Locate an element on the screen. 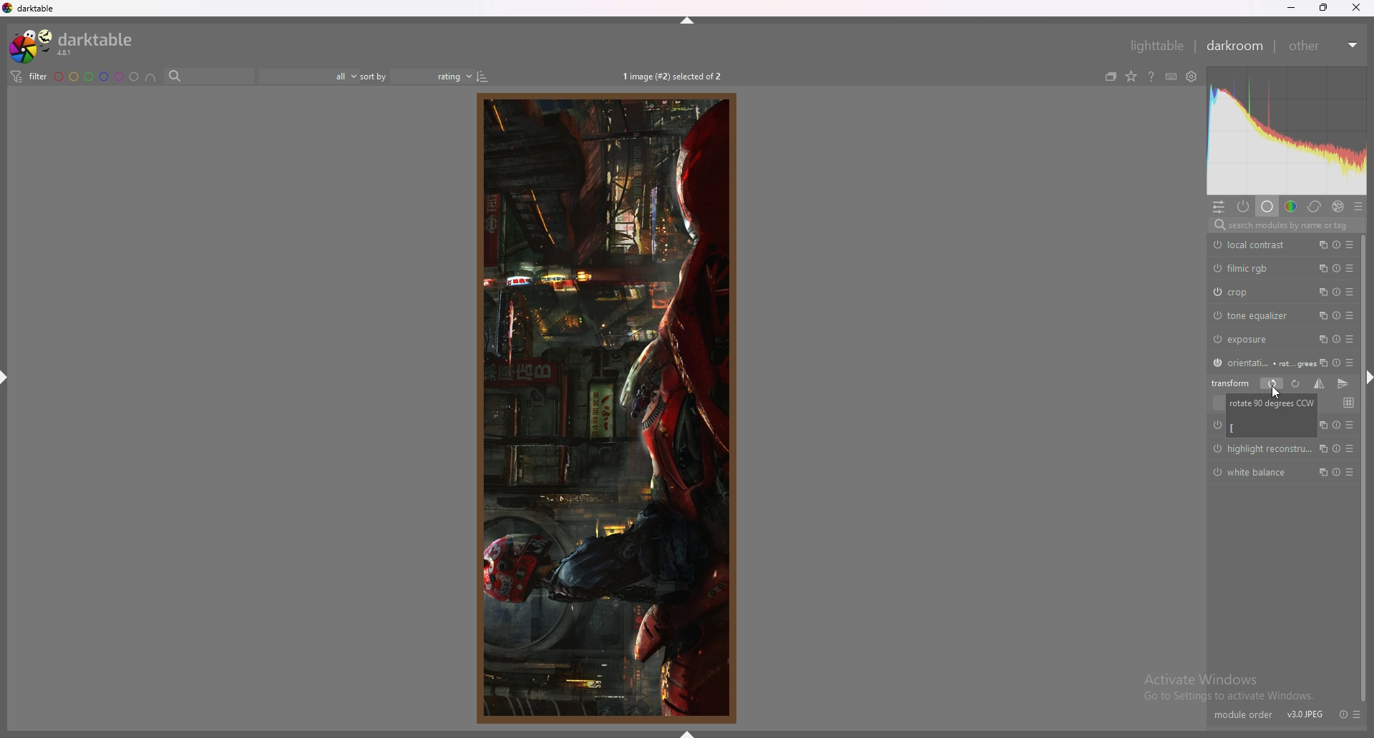 The width and height of the screenshot is (1374, 738). flip anticlockwise is located at coordinates (1272, 384).